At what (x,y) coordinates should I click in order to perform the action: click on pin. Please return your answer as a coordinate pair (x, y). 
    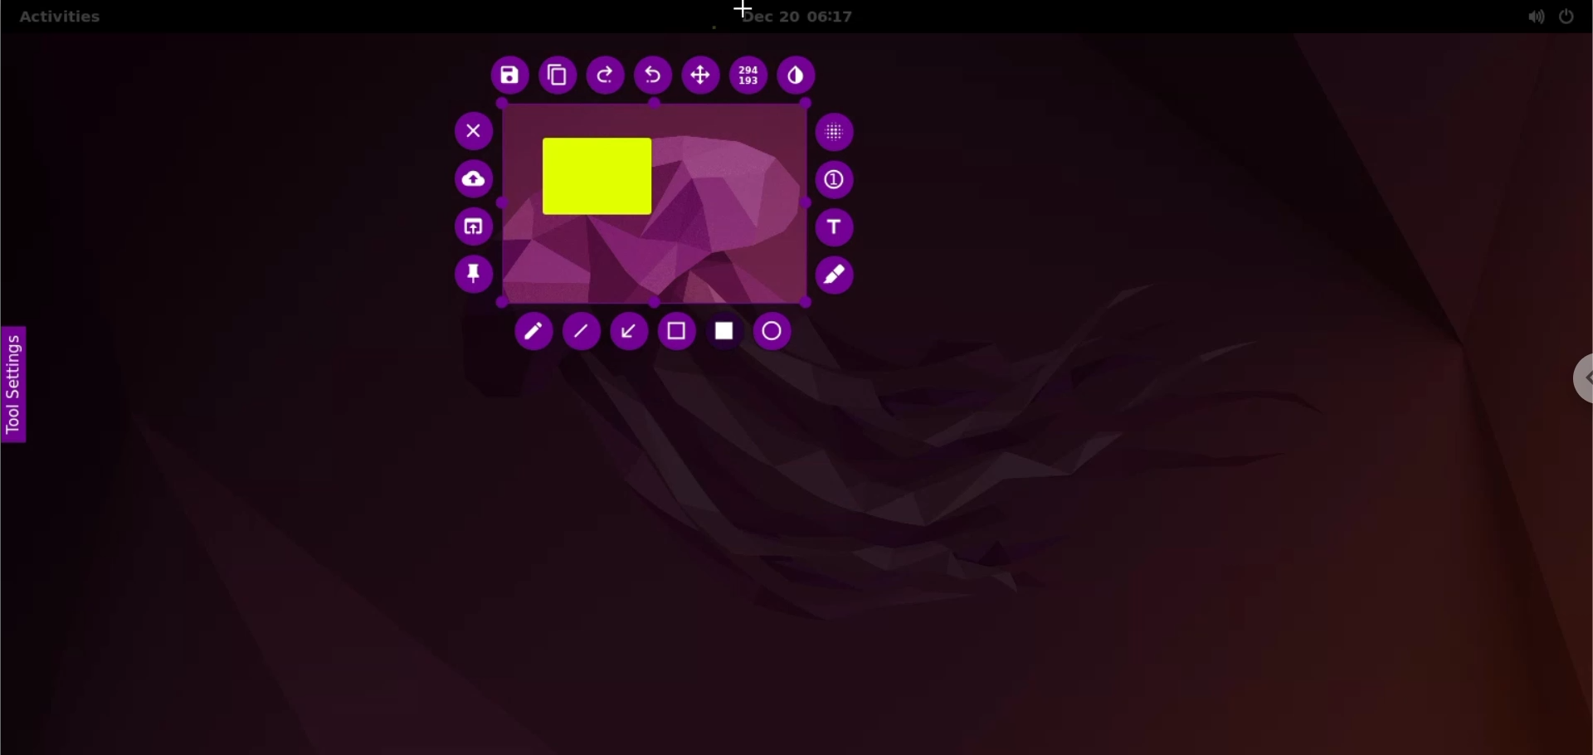
    Looking at the image, I should click on (472, 278).